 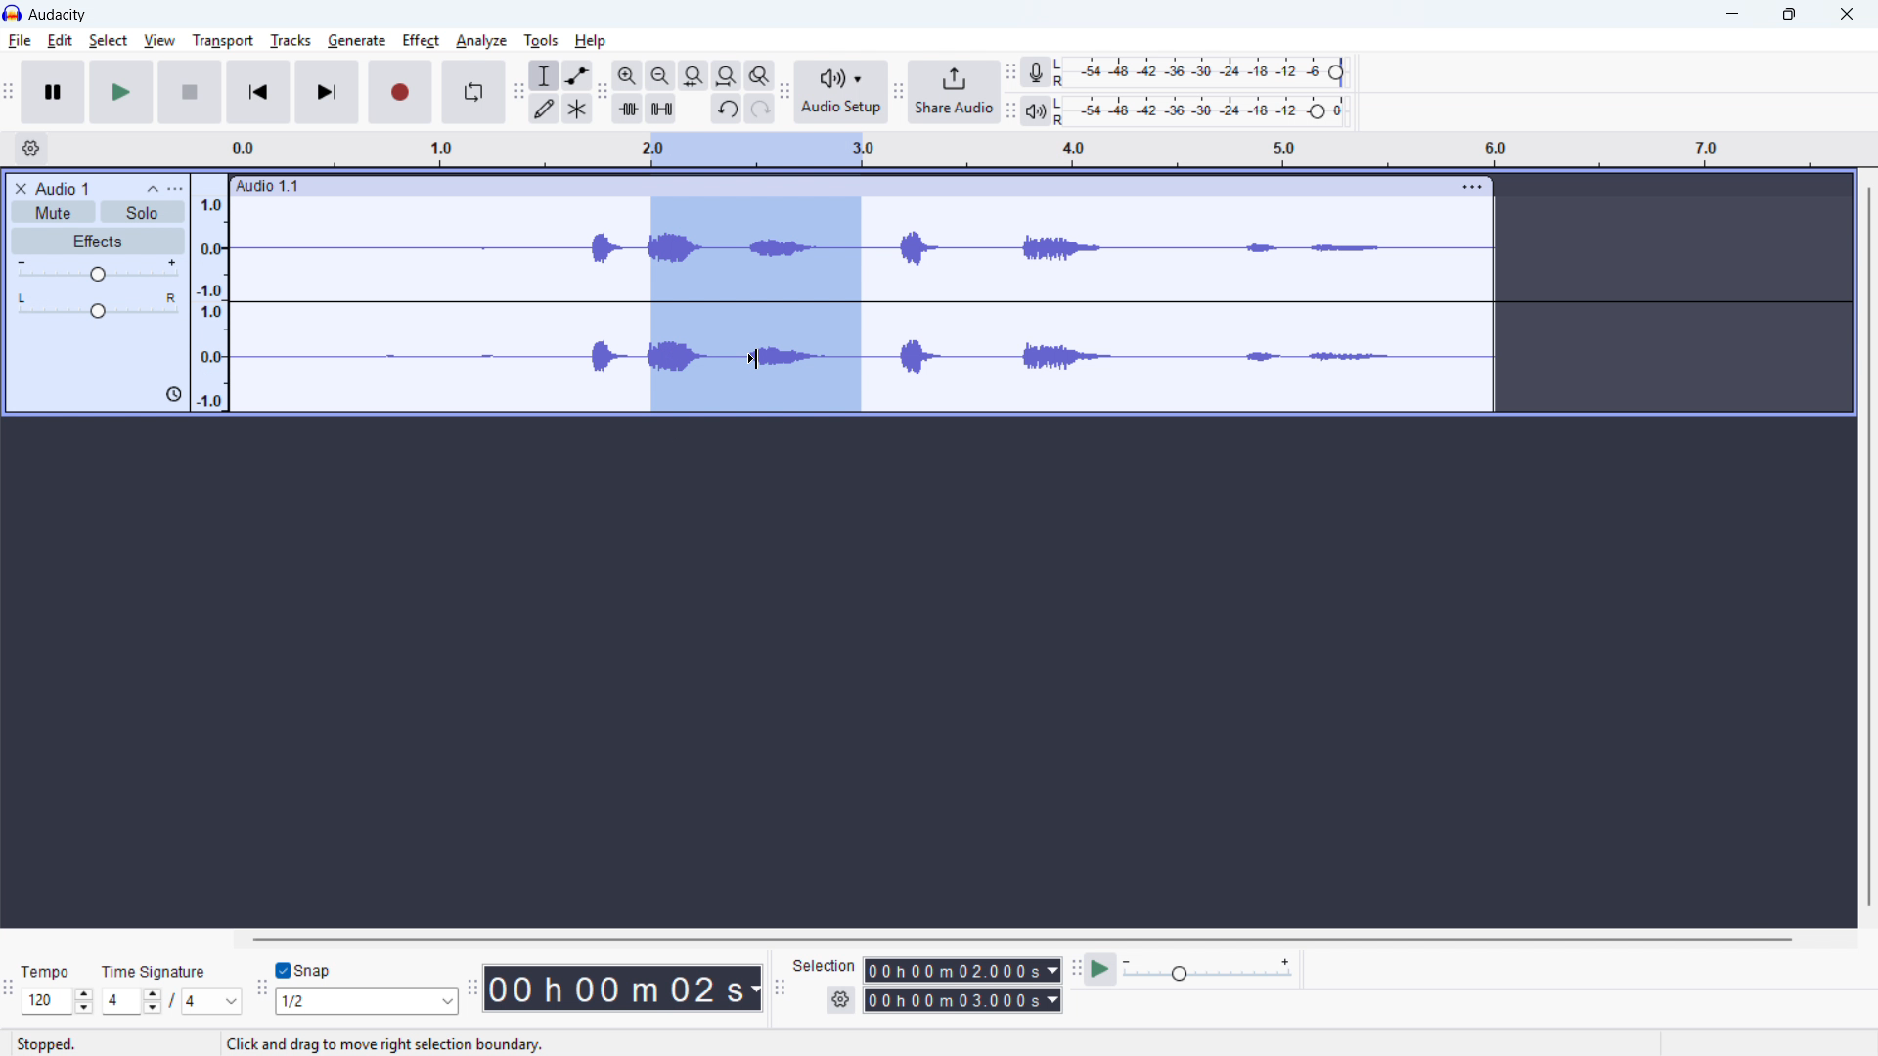 What do you see at coordinates (402, 93) in the screenshot?
I see `Record` at bounding box center [402, 93].